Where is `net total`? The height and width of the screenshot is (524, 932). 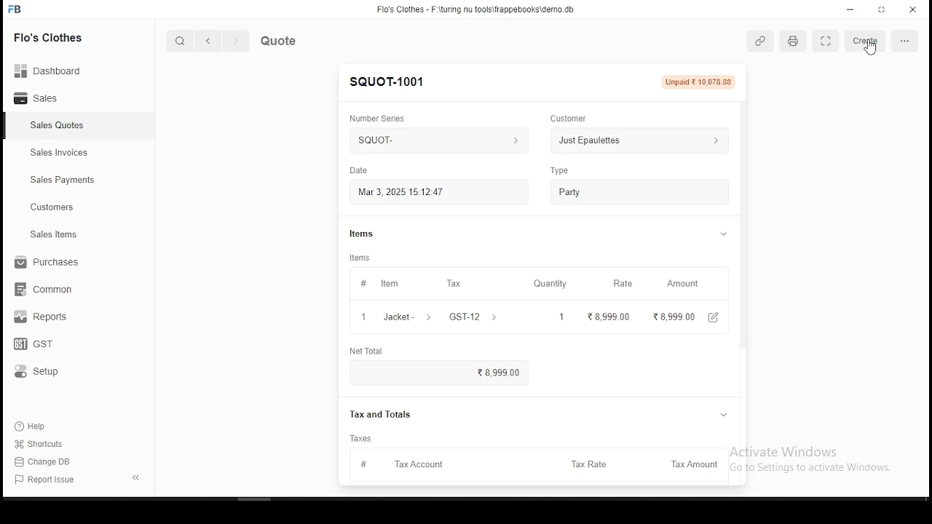 net total is located at coordinates (372, 351).